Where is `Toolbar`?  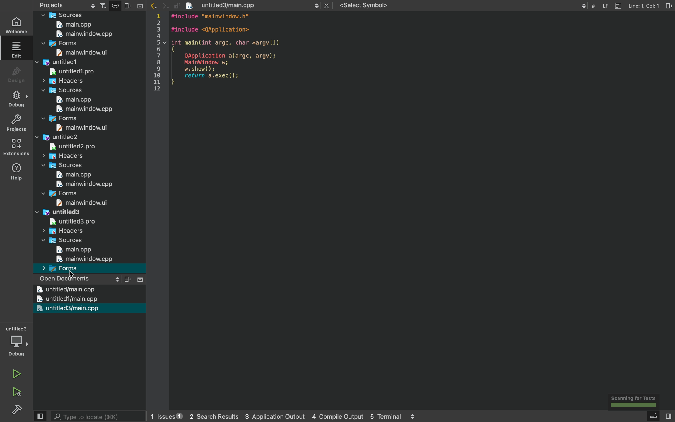 Toolbar is located at coordinates (628, 8).